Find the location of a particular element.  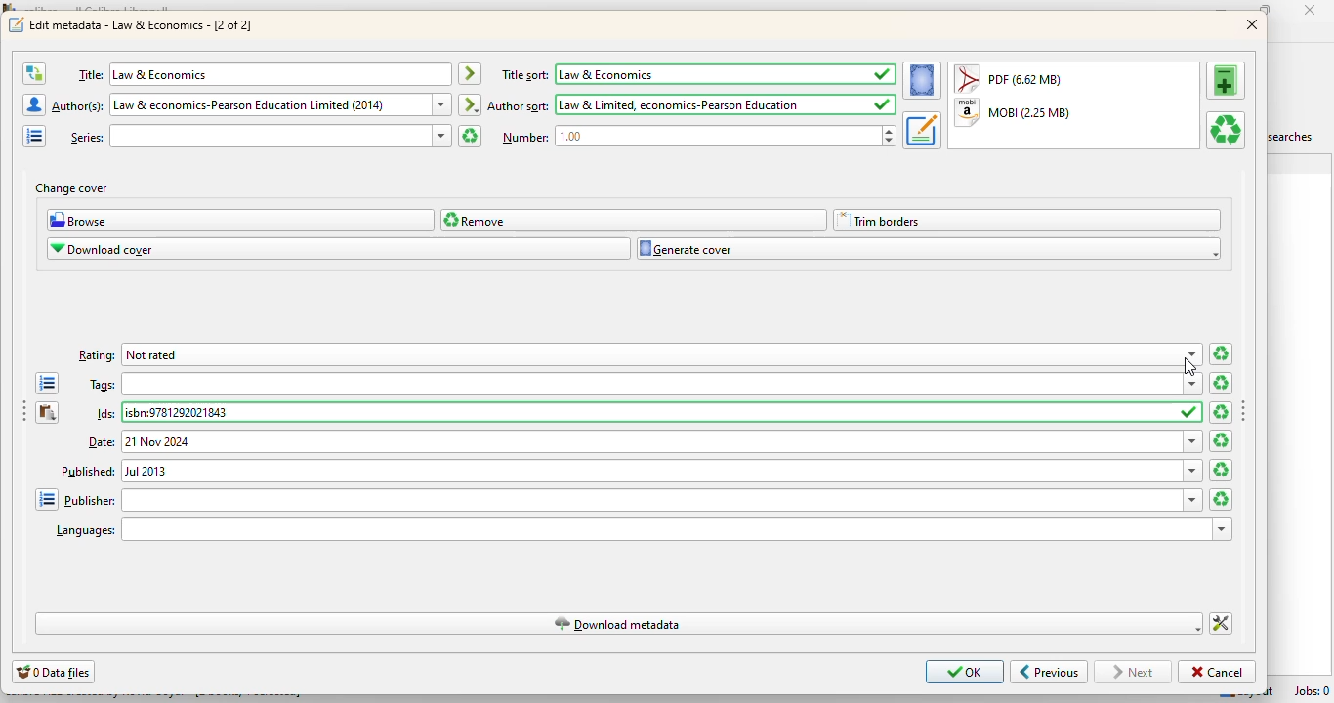

toggle sidebar is located at coordinates (1245, 412).